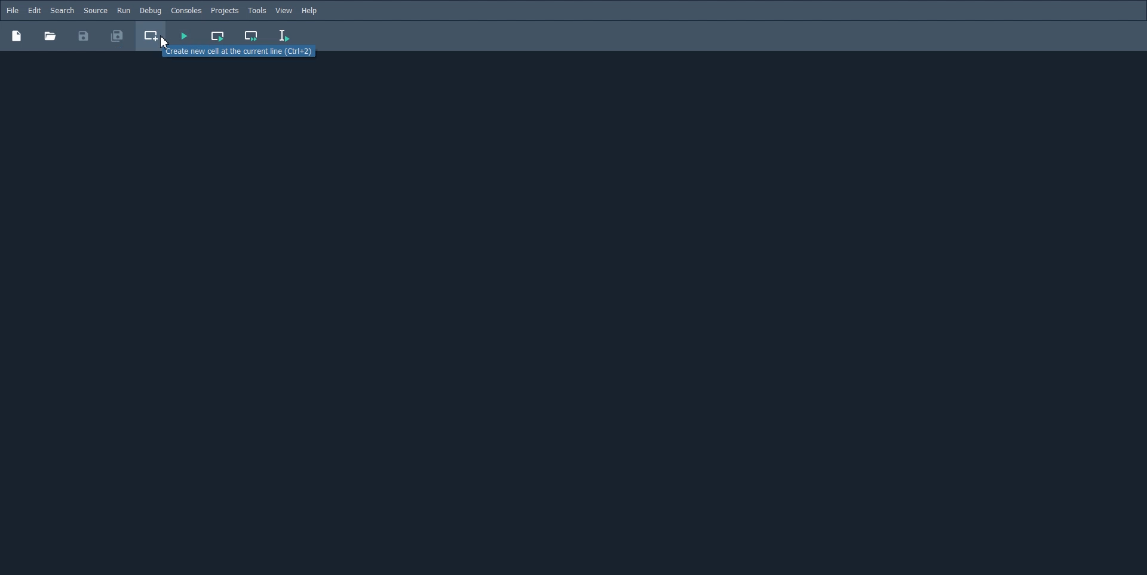  I want to click on Save File, so click(84, 36).